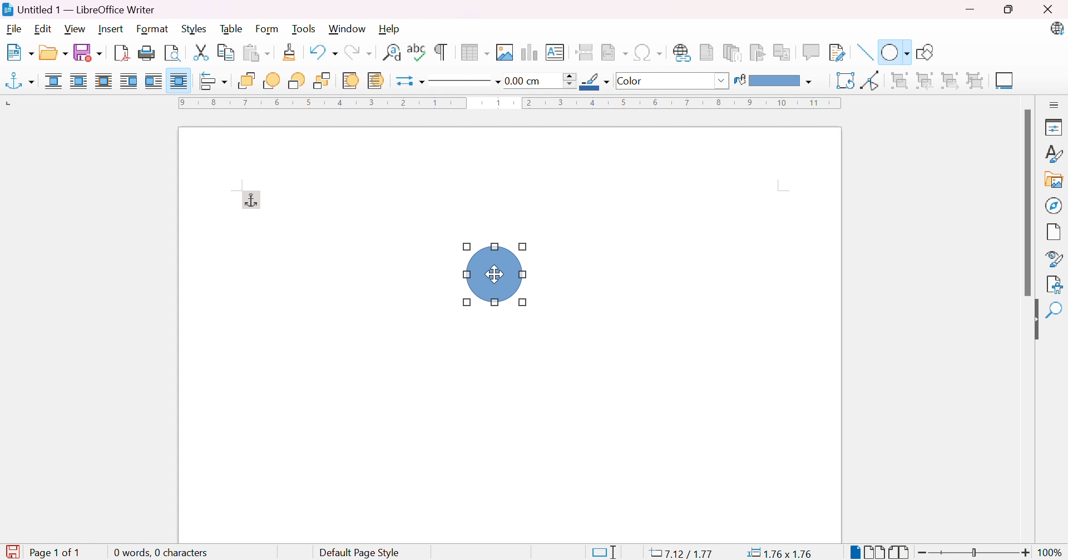 This screenshot has height=560, width=1068. I want to click on Manage changes, so click(1057, 283).